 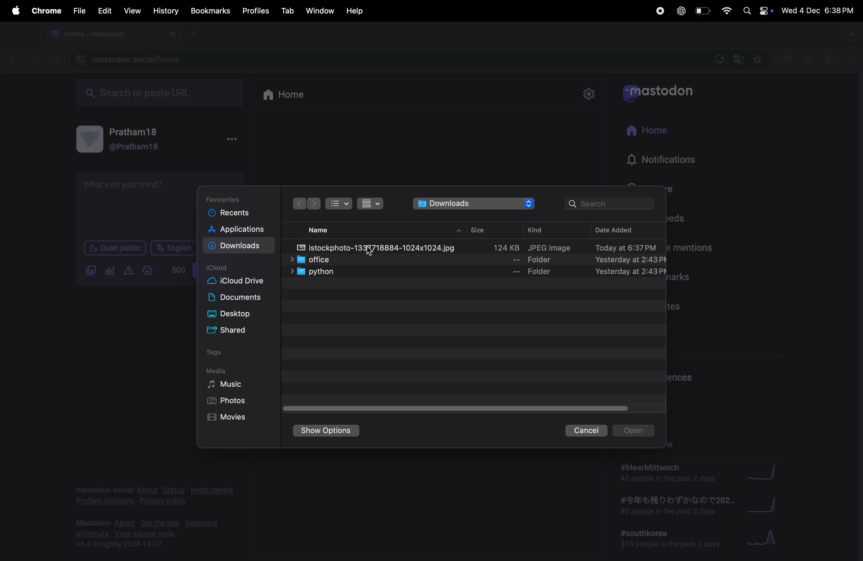 What do you see at coordinates (55, 59) in the screenshot?
I see `refresh` at bounding box center [55, 59].